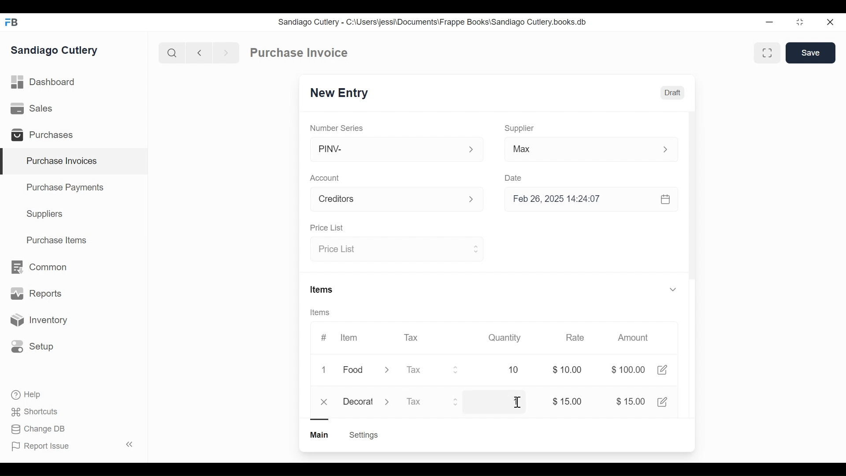  Describe the element at coordinates (799, 22) in the screenshot. I see `restore` at that location.